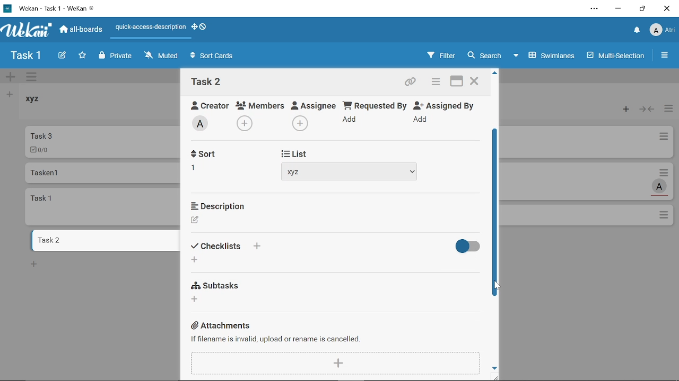 This screenshot has height=381, width=679. I want to click on Start, so click(291, 152).